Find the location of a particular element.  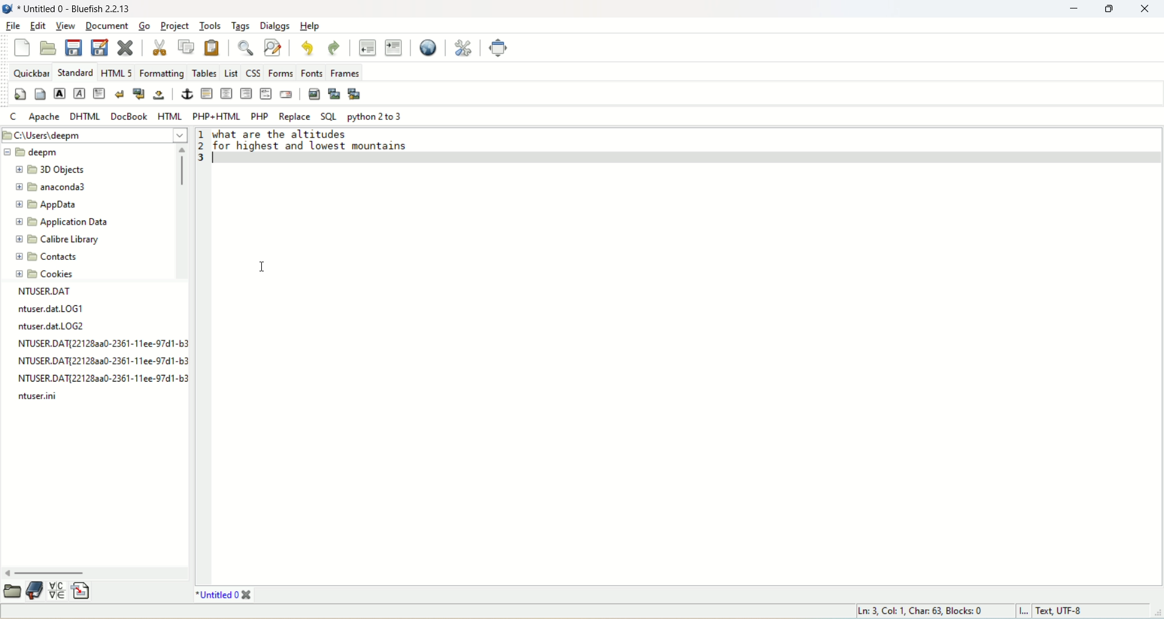

documentation is located at coordinates (37, 591).